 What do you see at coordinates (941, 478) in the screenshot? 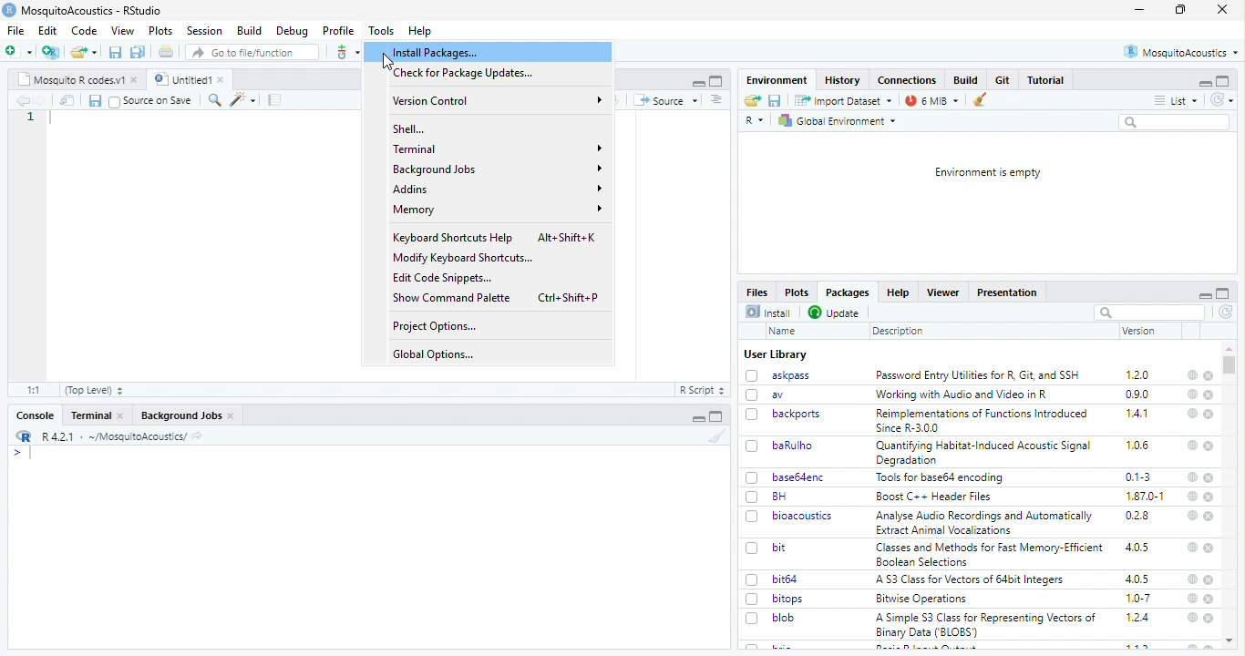
I see `Tools for base64 encoding` at bounding box center [941, 478].